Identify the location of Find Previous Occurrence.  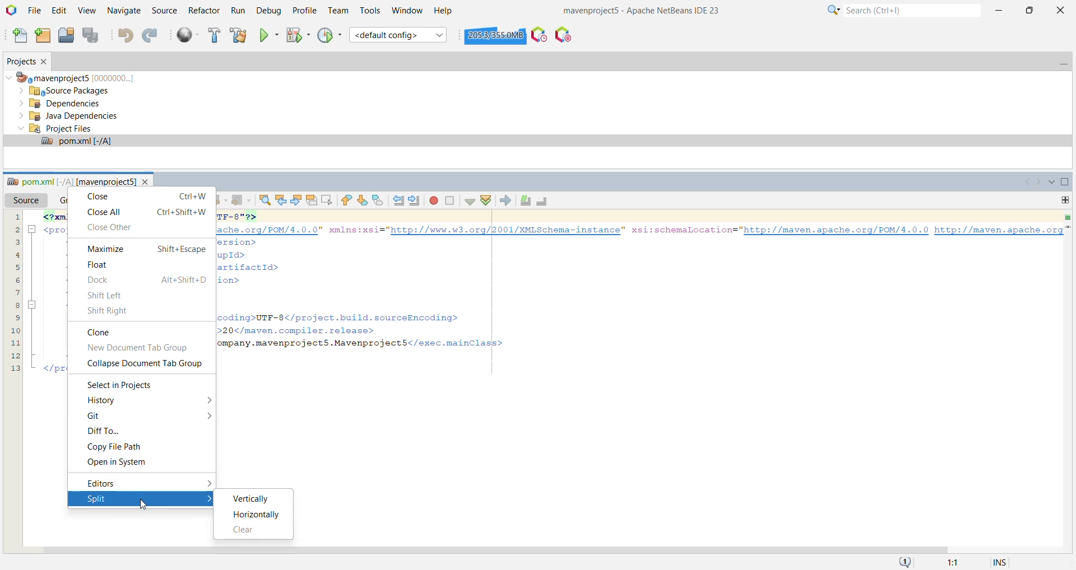
(281, 201).